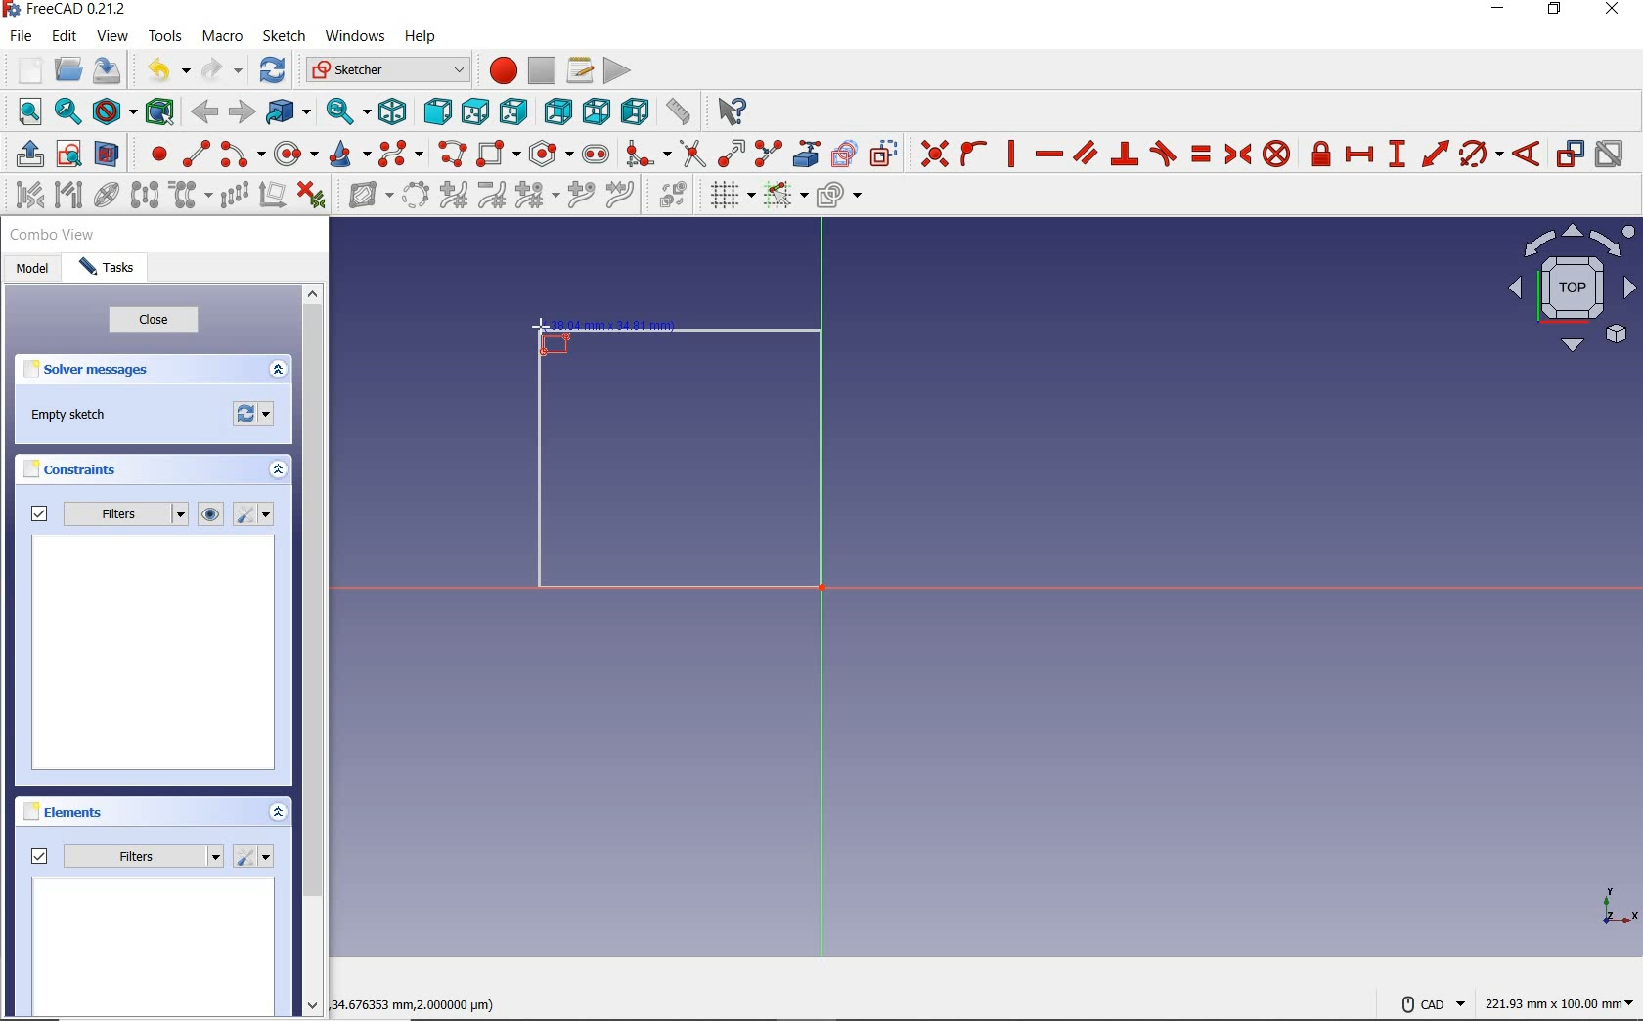 Image resolution: width=1643 pixels, height=1021 pixels. I want to click on constraints, so click(75, 469).